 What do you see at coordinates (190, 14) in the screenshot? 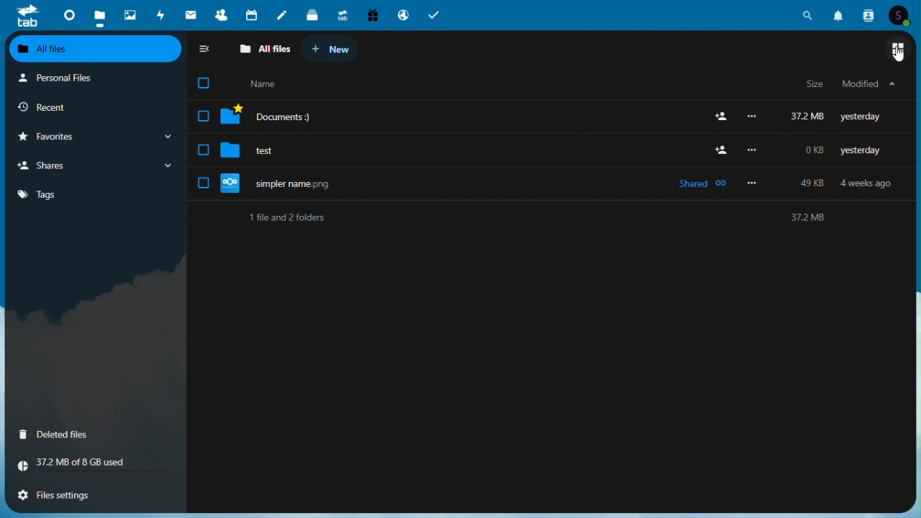
I see `mail` at bounding box center [190, 14].